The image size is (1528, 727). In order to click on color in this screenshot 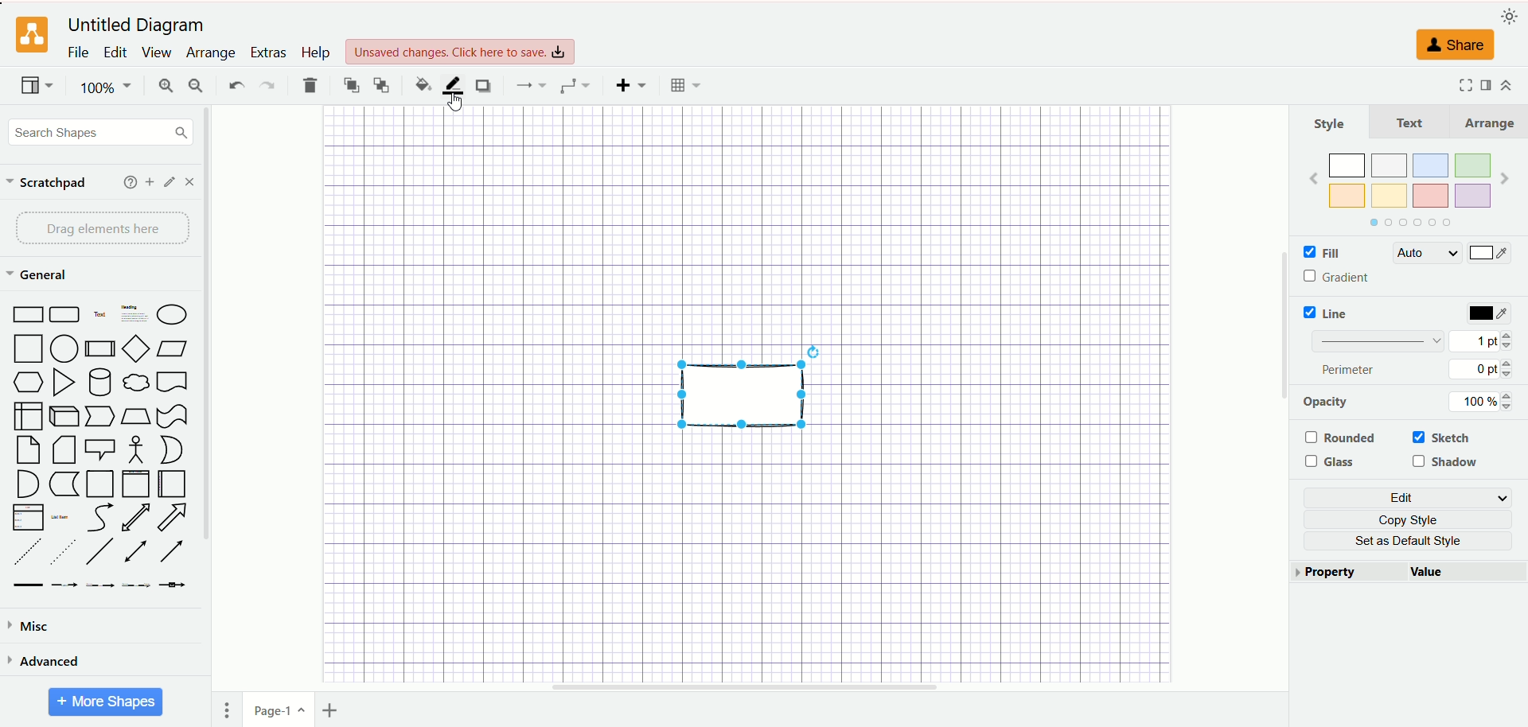, I will do `click(1408, 189)`.